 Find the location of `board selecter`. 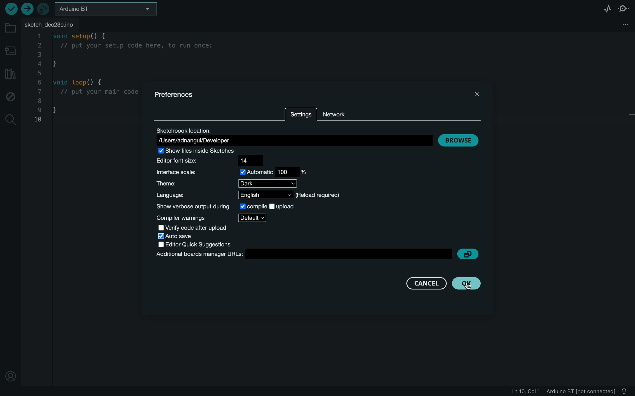

board selecter is located at coordinates (109, 10).